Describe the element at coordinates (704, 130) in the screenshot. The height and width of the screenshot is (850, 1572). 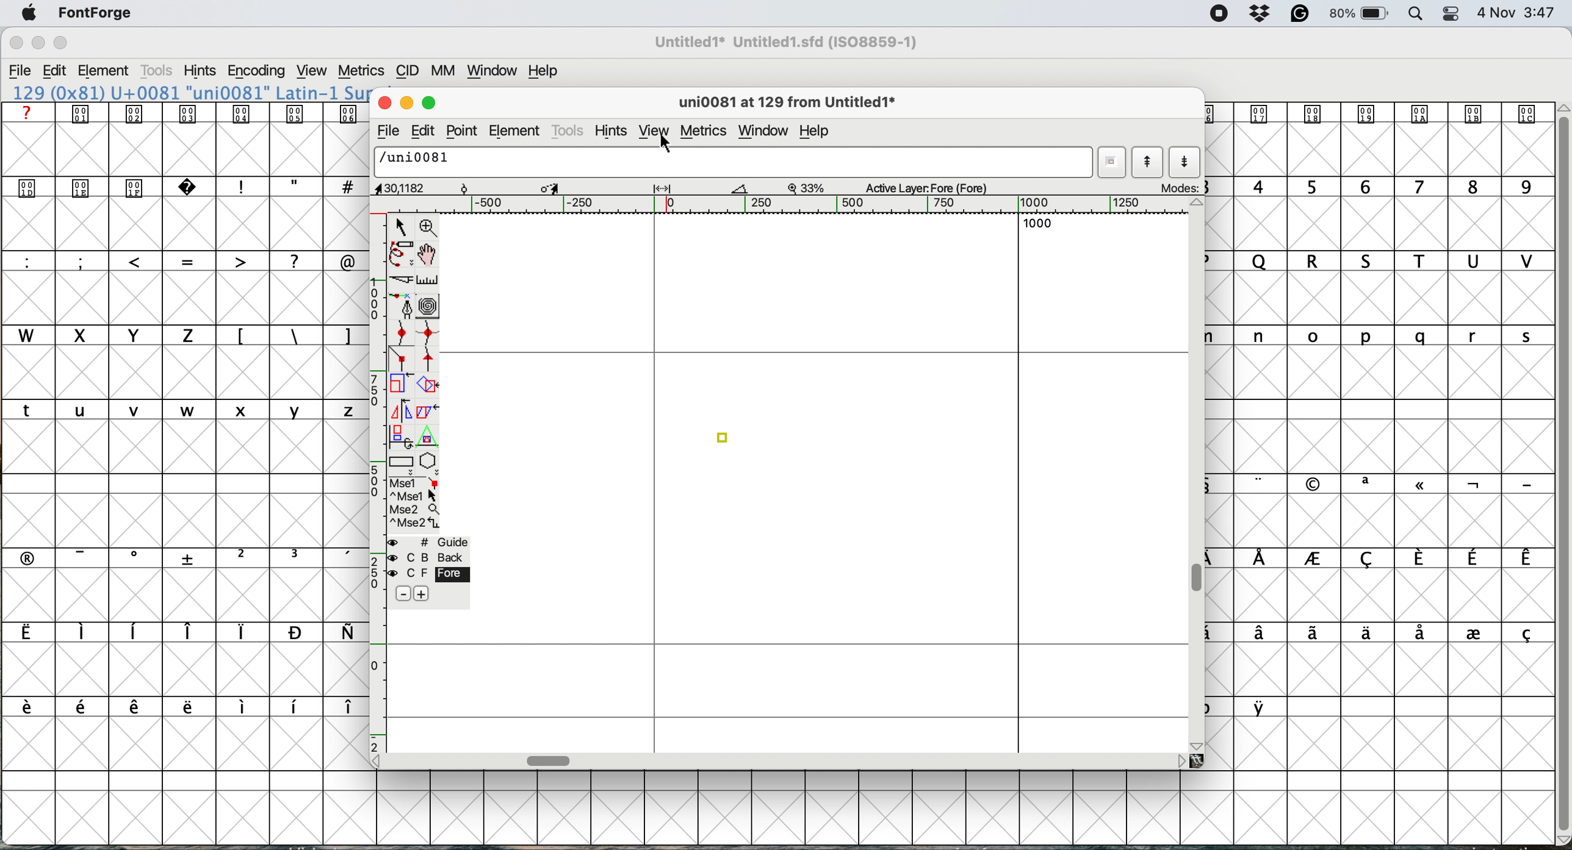
I see `metrics` at that location.